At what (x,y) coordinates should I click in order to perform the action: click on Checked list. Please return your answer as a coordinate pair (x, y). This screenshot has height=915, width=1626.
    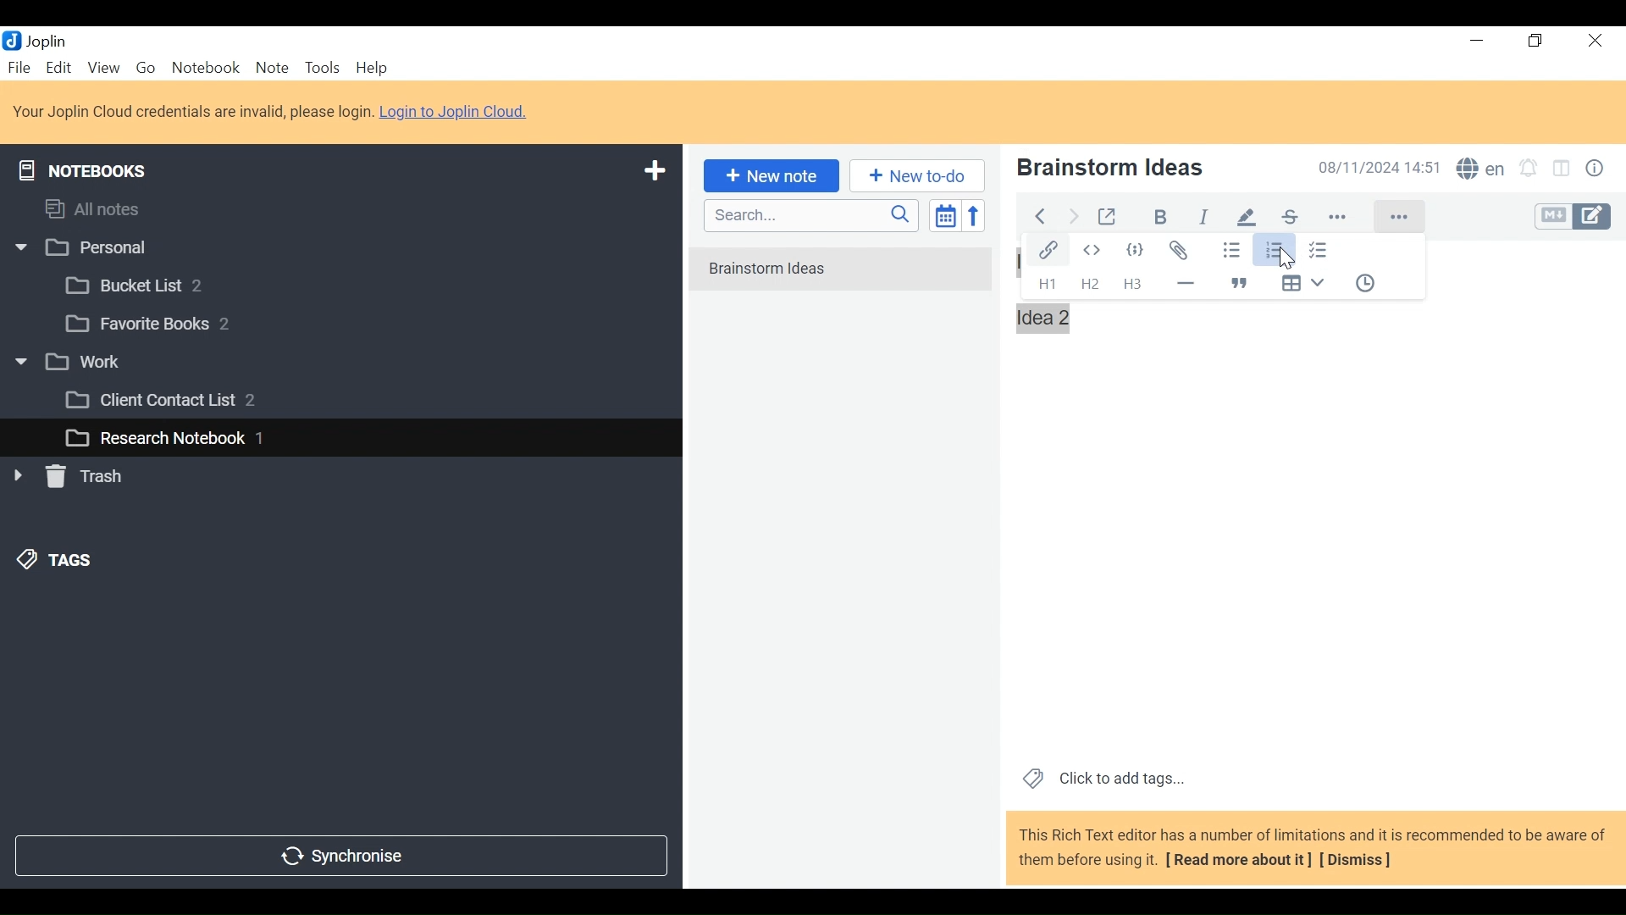
    Looking at the image, I should click on (1319, 251).